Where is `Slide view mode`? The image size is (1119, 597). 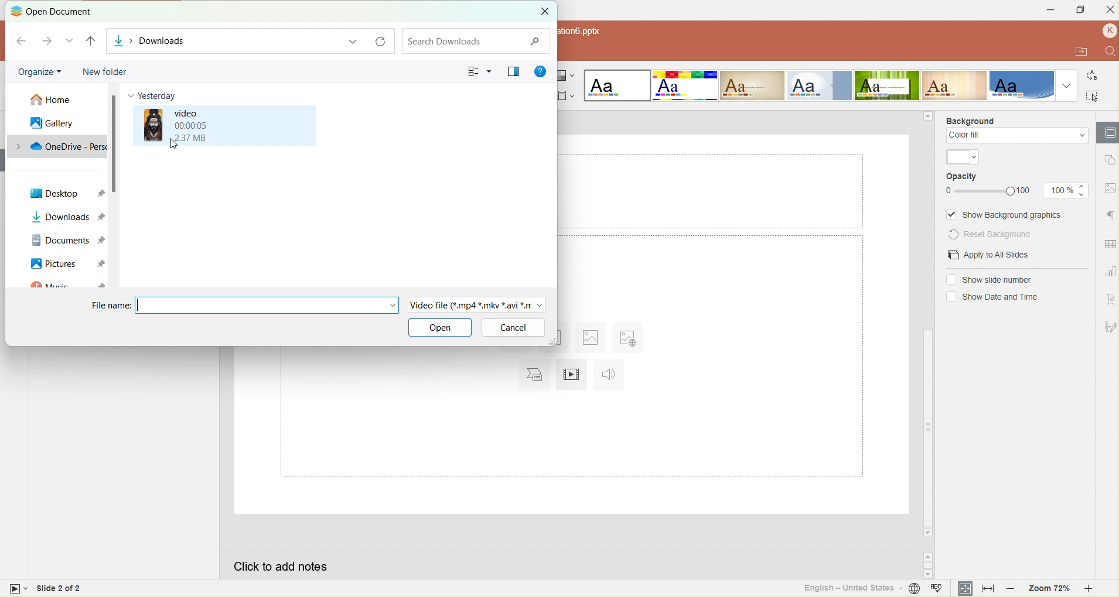 Slide view mode is located at coordinates (14, 588).